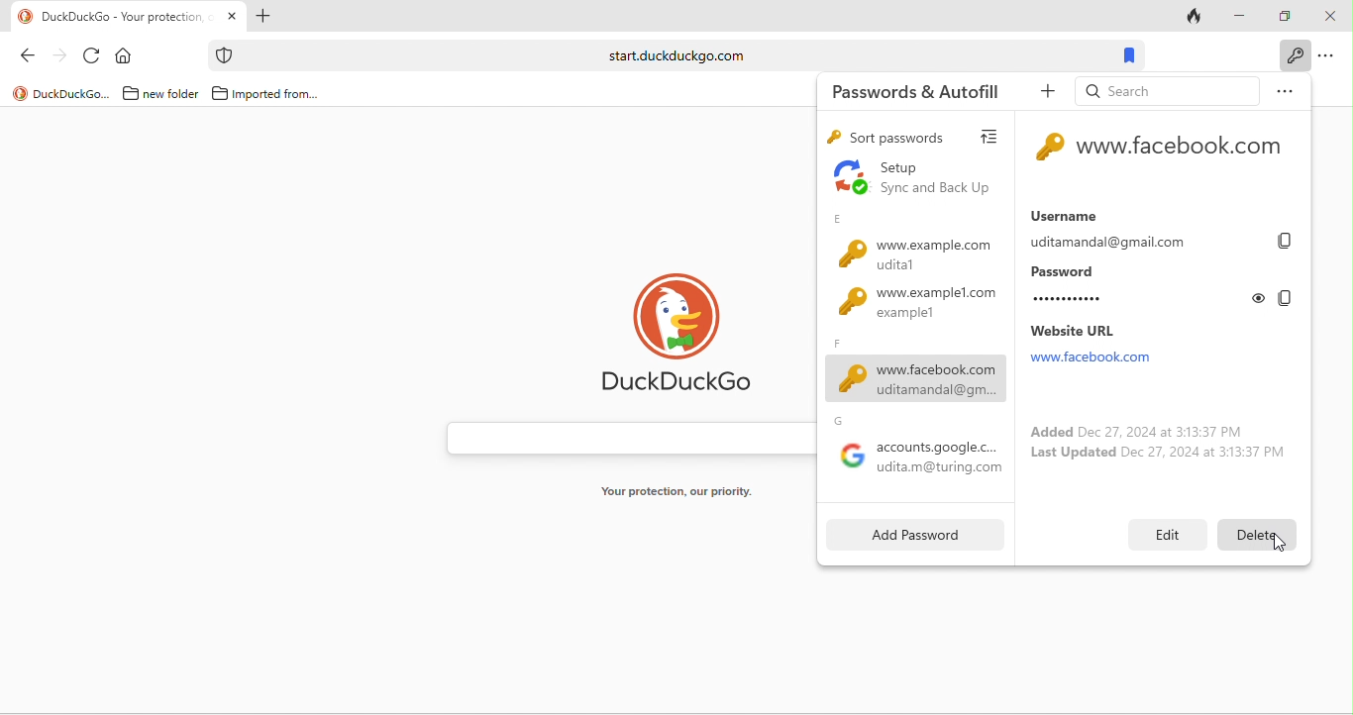 This screenshot has height=715, width=1353. What do you see at coordinates (687, 338) in the screenshot?
I see `duck duck go logo` at bounding box center [687, 338].